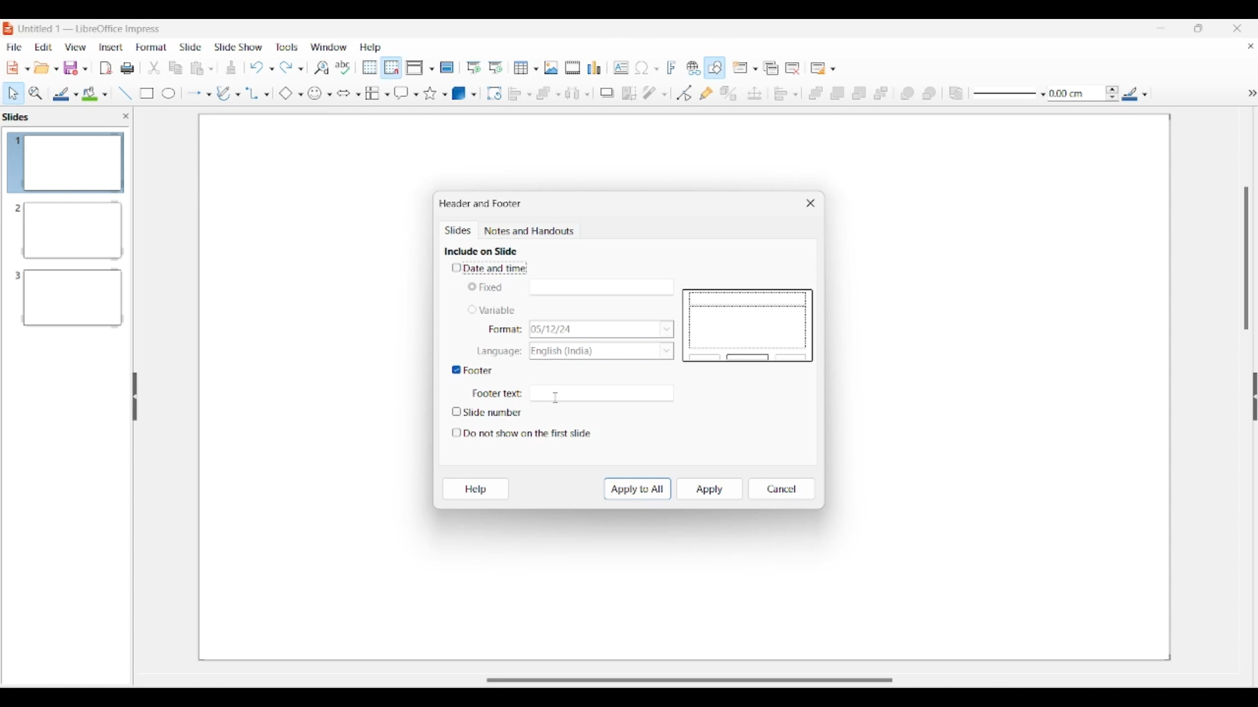 This screenshot has height=707, width=1258. What do you see at coordinates (62, 229) in the screenshot?
I see `Slide 2` at bounding box center [62, 229].